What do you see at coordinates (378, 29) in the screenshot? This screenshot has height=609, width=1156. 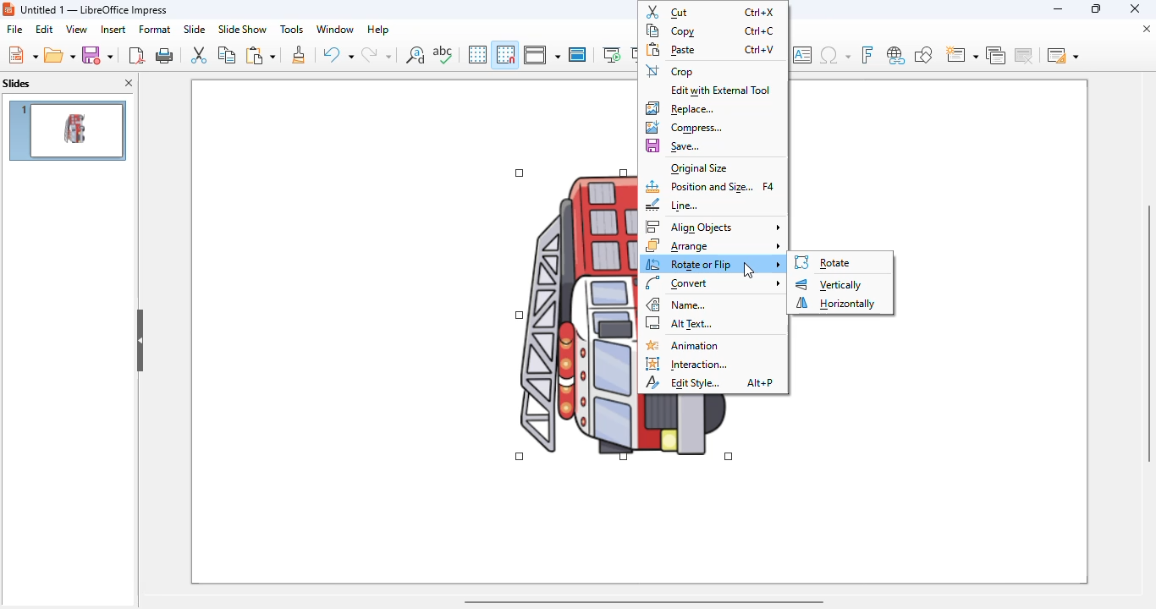 I see `help` at bounding box center [378, 29].